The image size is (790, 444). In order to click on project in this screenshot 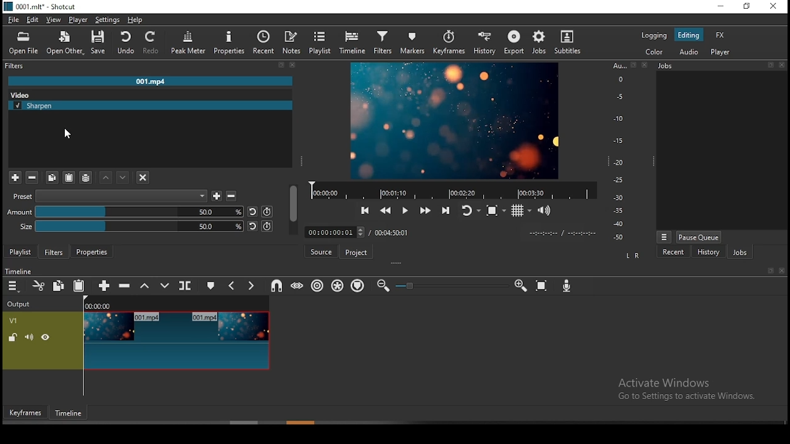, I will do `click(357, 253)`.